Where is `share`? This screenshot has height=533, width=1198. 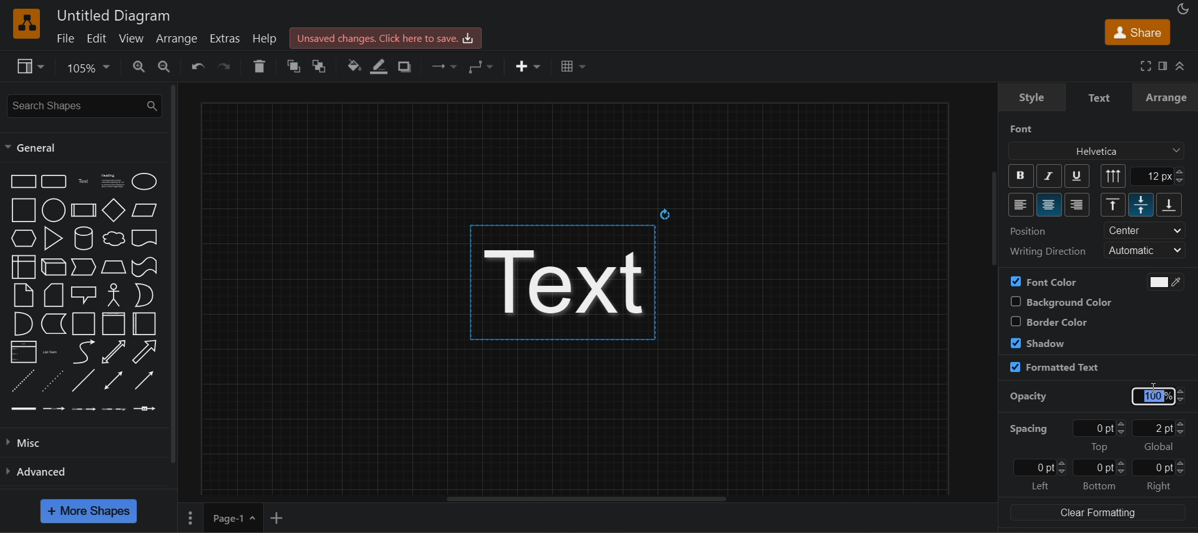 share is located at coordinates (1136, 32).